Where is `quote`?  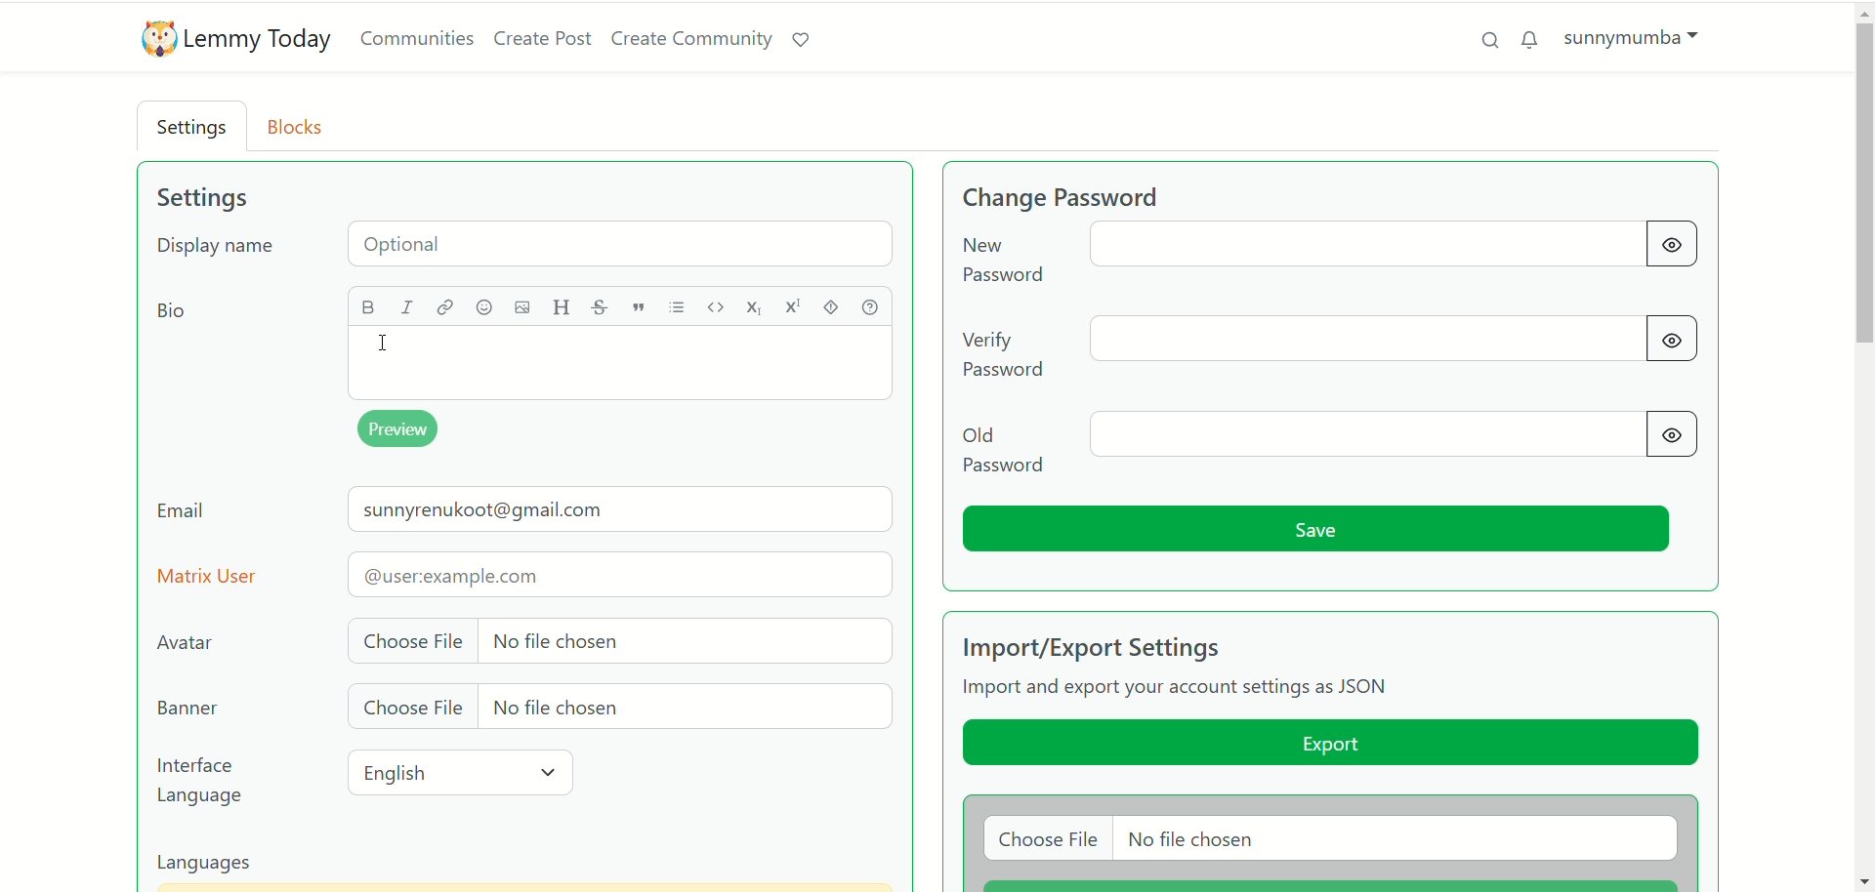
quote is located at coordinates (638, 307).